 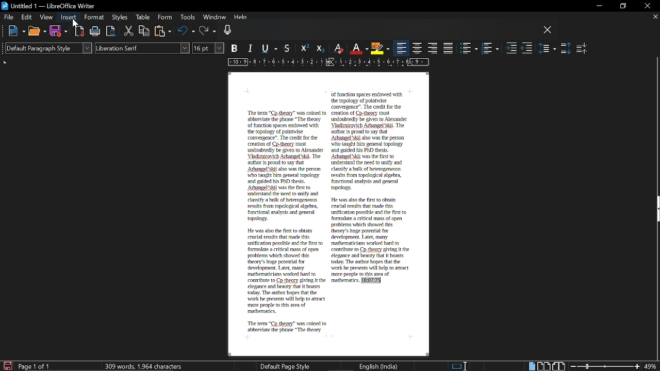 I want to click on 306 words, 1956 characters, so click(x=145, y=366).